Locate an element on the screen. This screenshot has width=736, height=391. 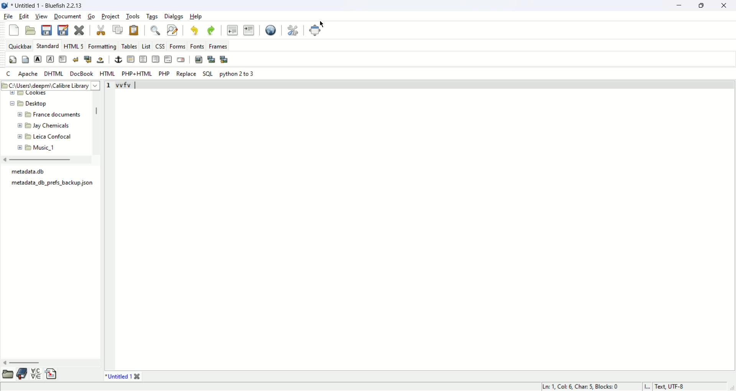
anchor is located at coordinates (118, 59).